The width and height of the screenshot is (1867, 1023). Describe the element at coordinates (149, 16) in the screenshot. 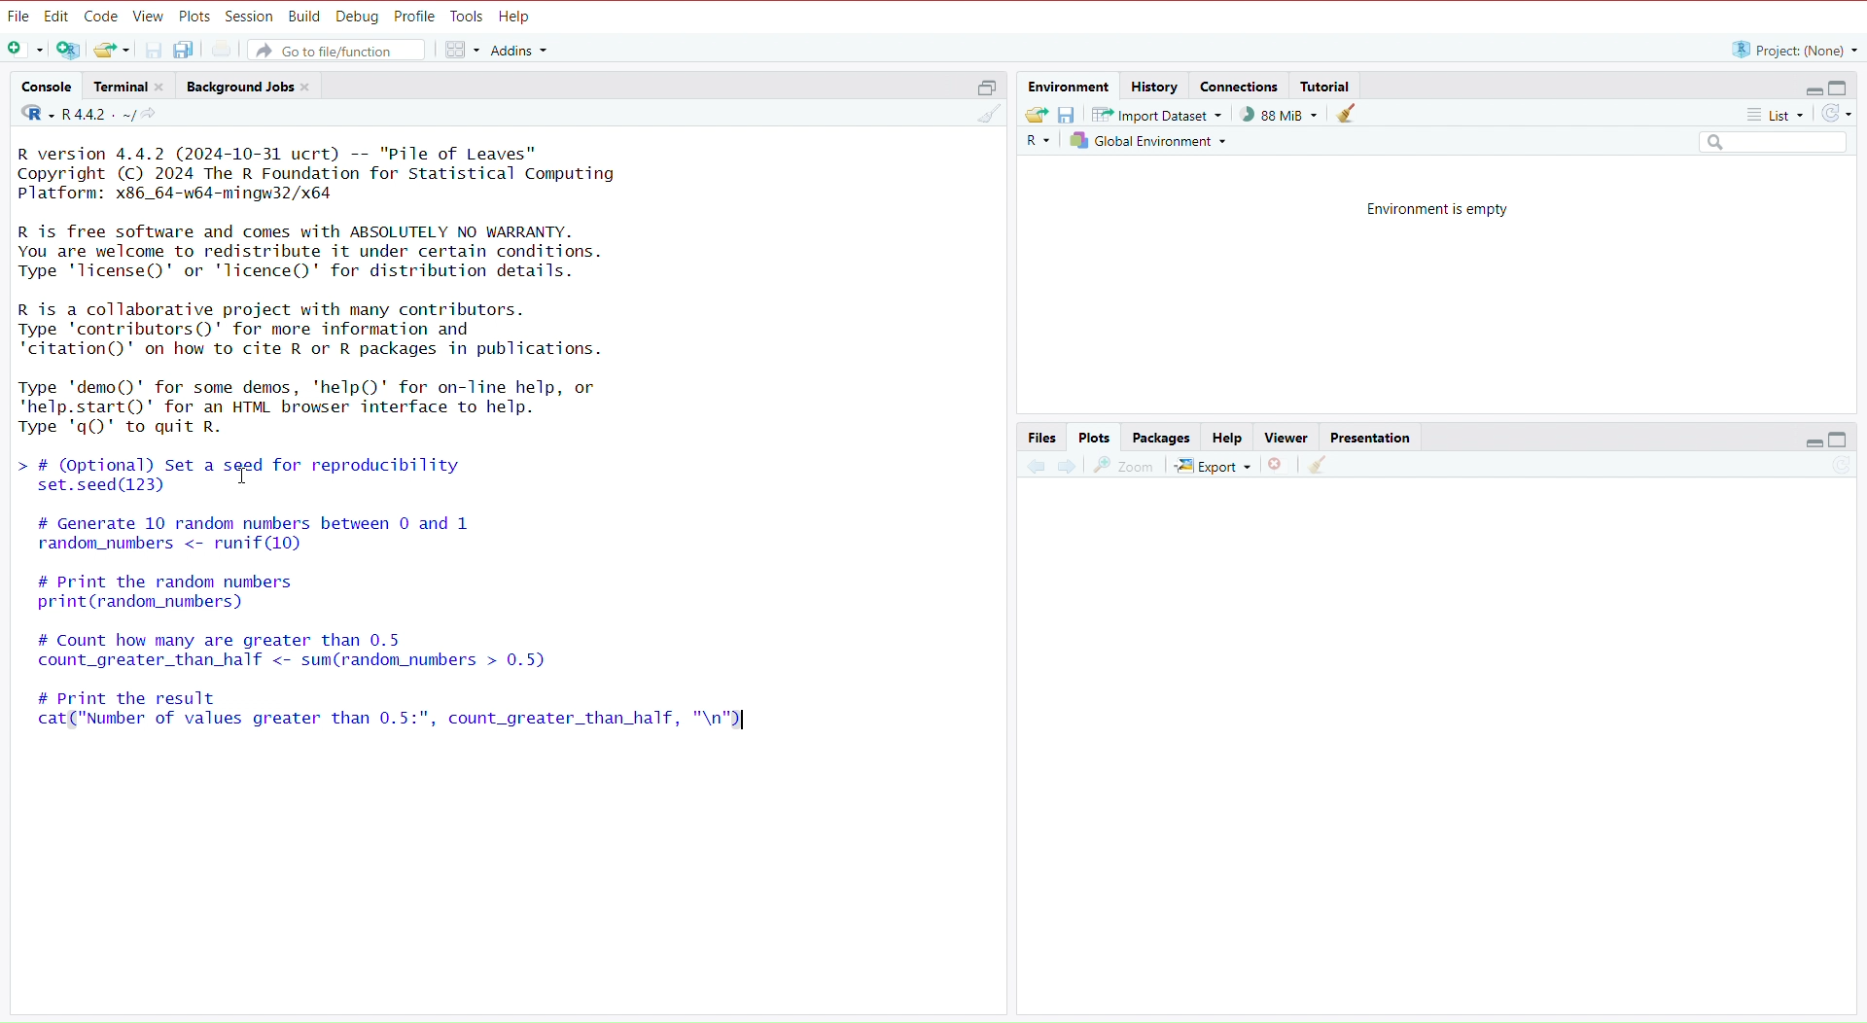

I see `View` at that location.